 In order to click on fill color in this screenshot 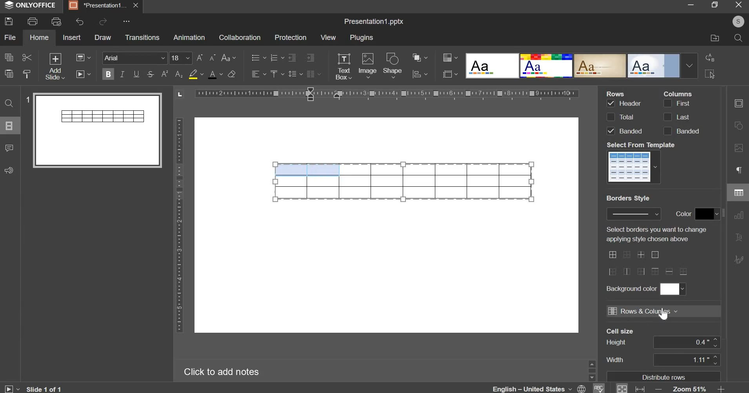, I will do `click(195, 74)`.